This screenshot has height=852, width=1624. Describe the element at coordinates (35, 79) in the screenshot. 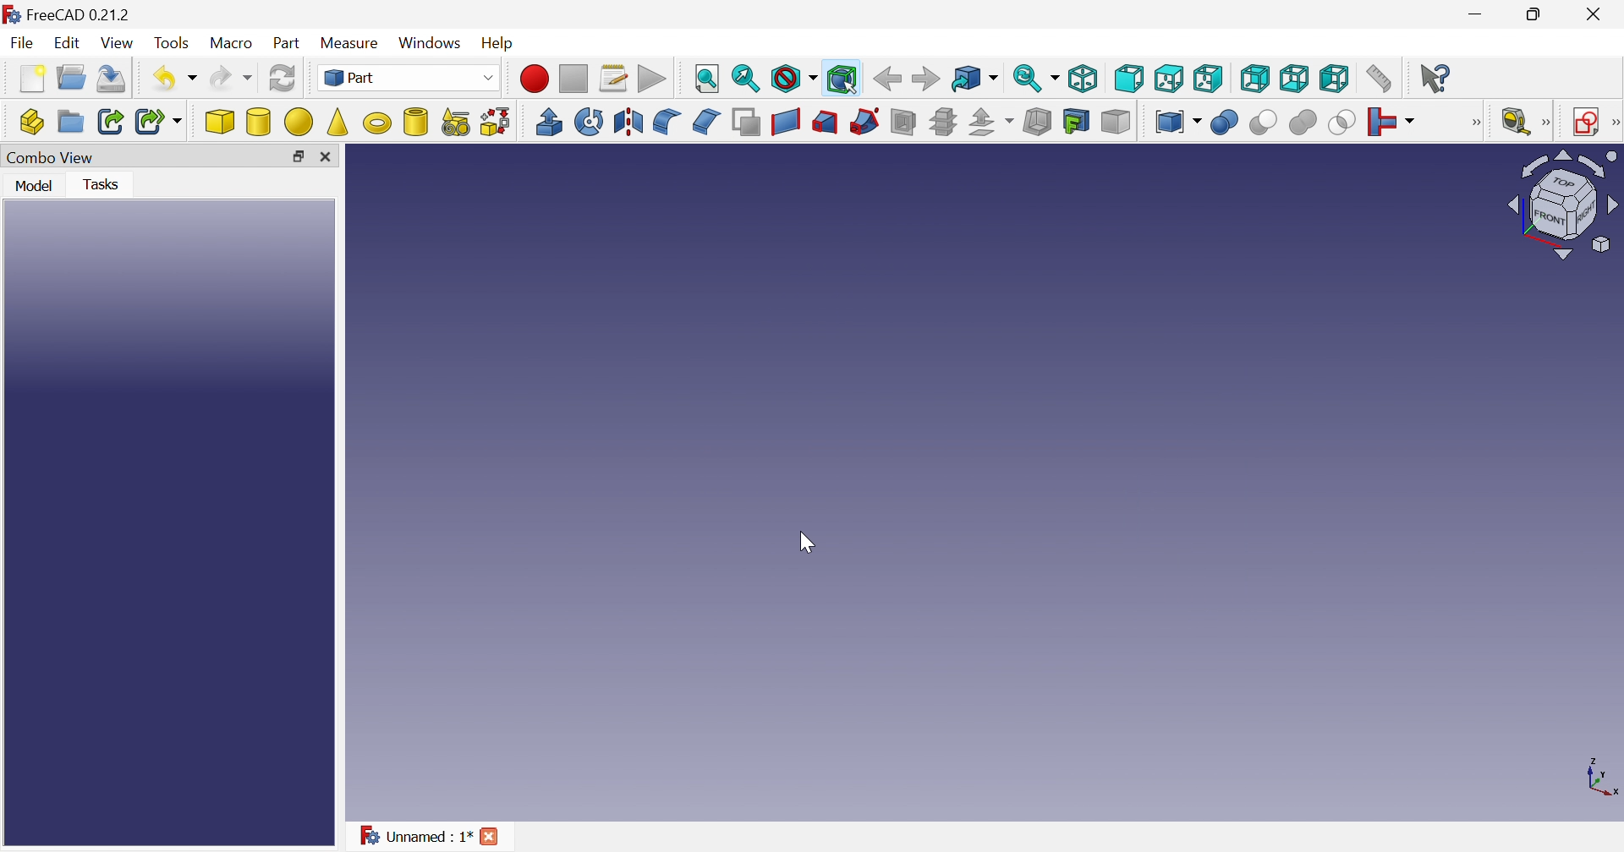

I see `New` at that location.